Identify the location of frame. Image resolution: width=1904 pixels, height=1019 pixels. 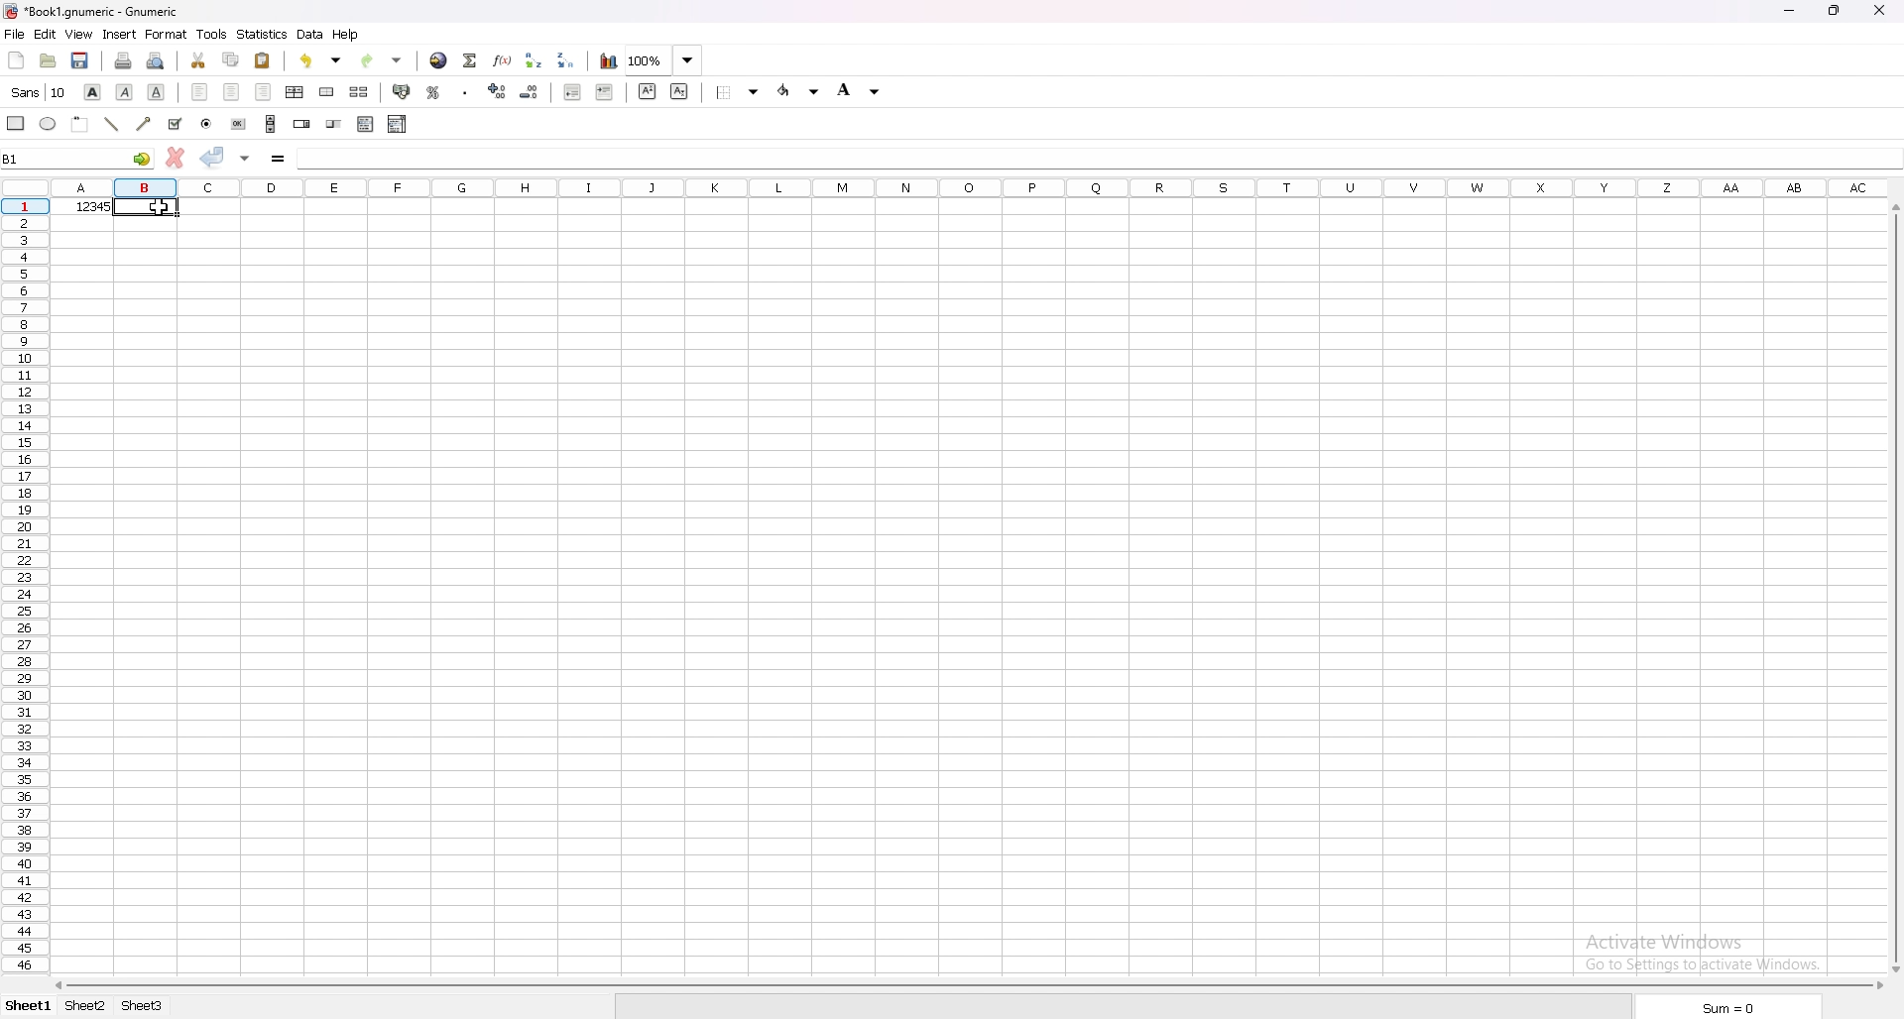
(80, 125).